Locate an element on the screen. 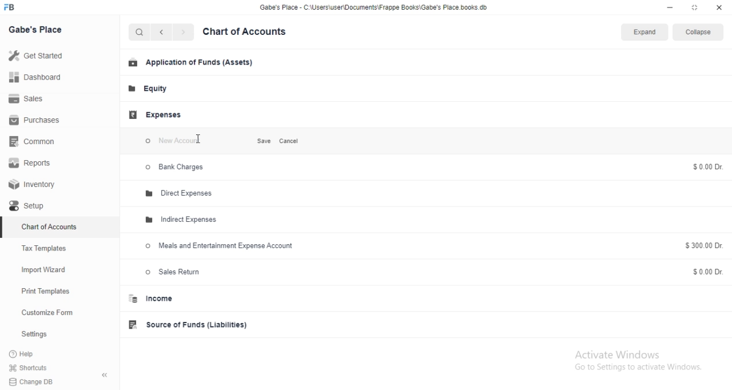 Image resolution: width=732 pixels, height=390 pixels. FB is located at coordinates (17, 7).